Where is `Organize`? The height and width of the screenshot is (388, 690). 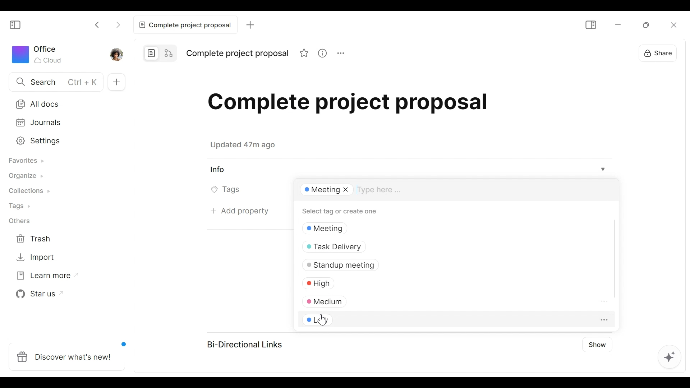 Organize is located at coordinates (27, 177).